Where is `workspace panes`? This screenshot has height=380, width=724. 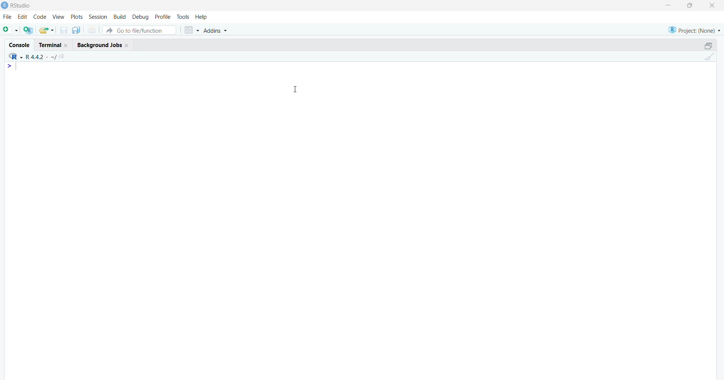
workspace panes is located at coordinates (191, 31).